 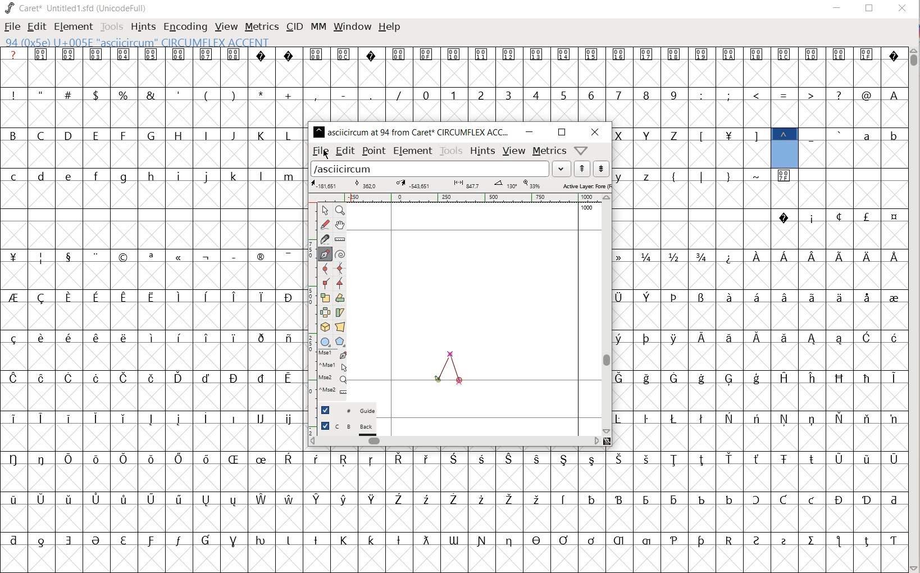 What do you see at coordinates (342, 211) in the screenshot?
I see `MAGNIFY` at bounding box center [342, 211].